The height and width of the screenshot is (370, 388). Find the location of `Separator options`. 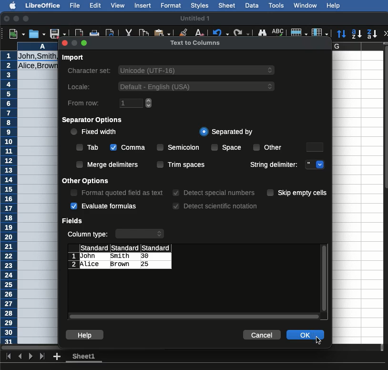

Separator options is located at coordinates (94, 120).